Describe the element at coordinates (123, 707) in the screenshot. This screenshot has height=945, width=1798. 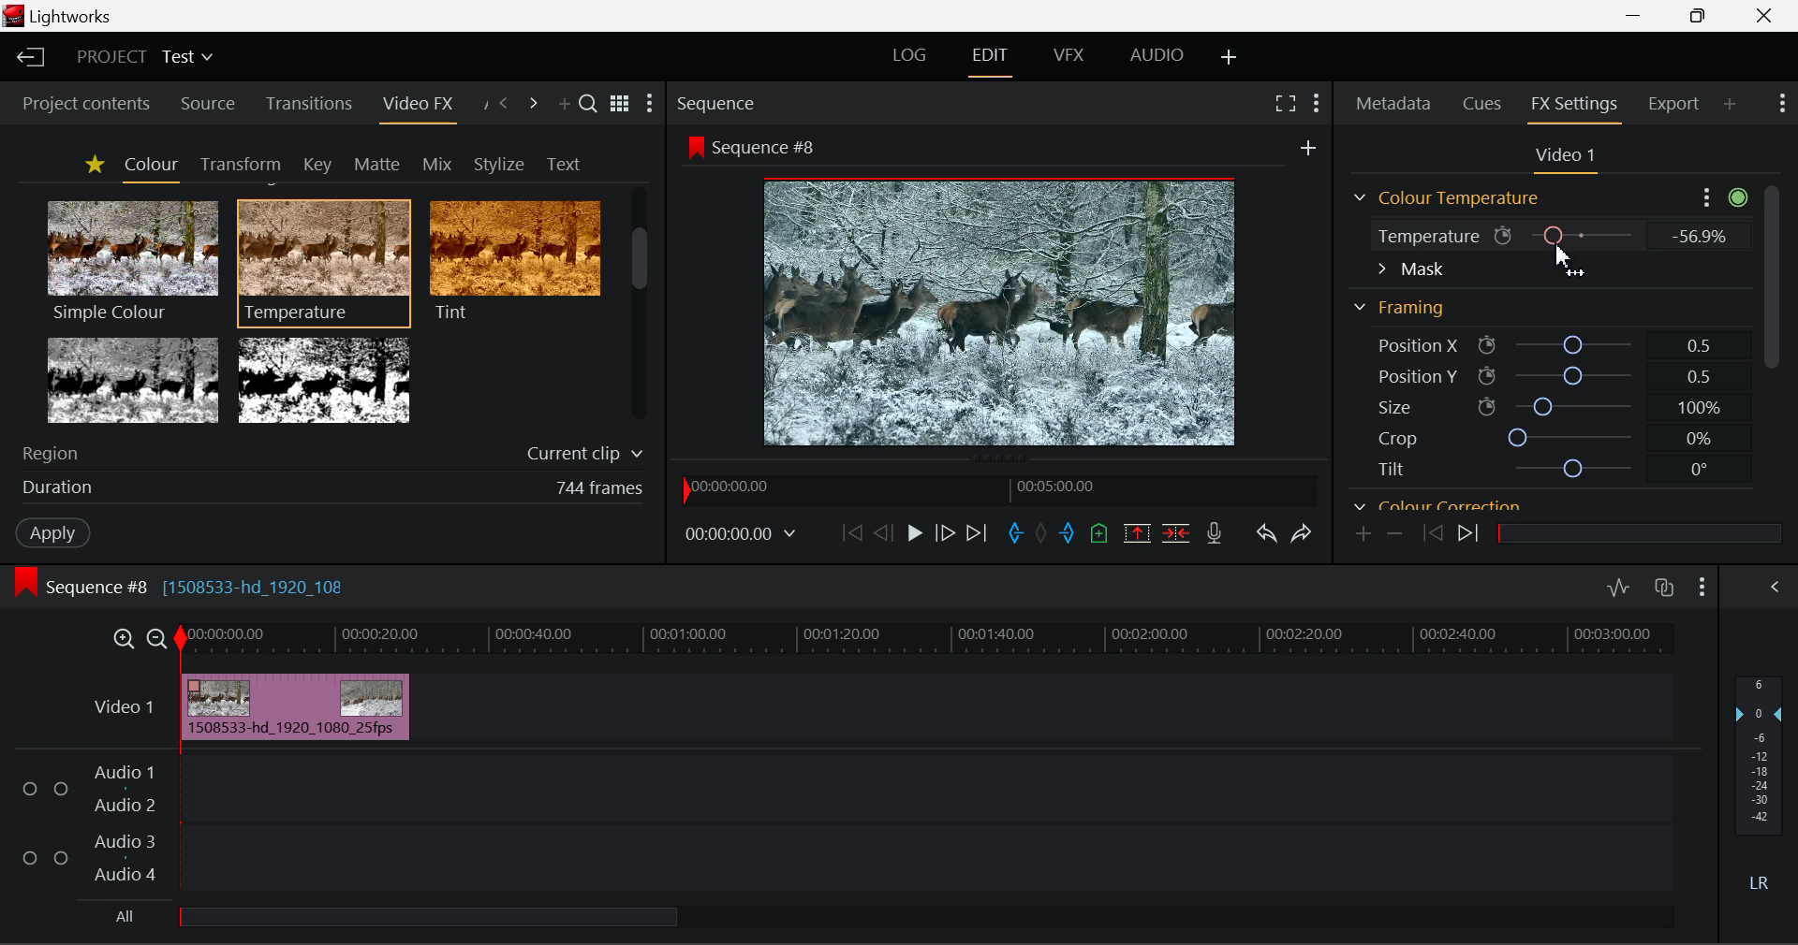
I see `Video 1` at that location.